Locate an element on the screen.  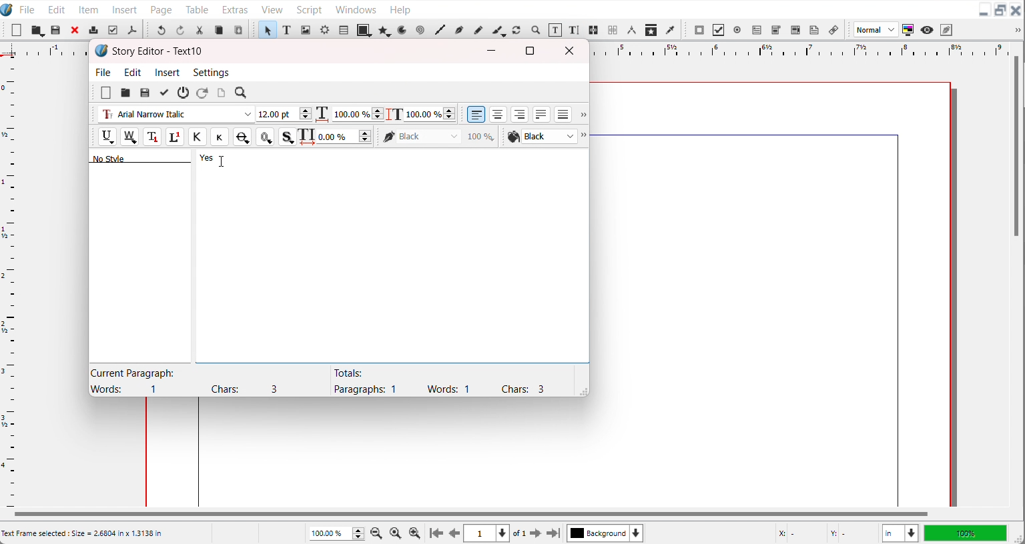
Go to first page is located at coordinates (436, 533).